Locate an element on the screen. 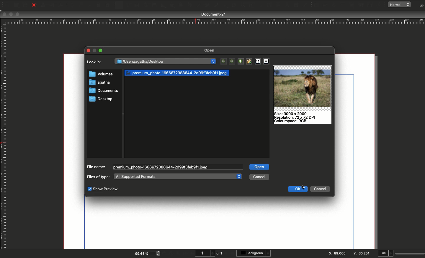 The height and width of the screenshot is (258, 425). Save as PDF is located at coordinates (61, 5).